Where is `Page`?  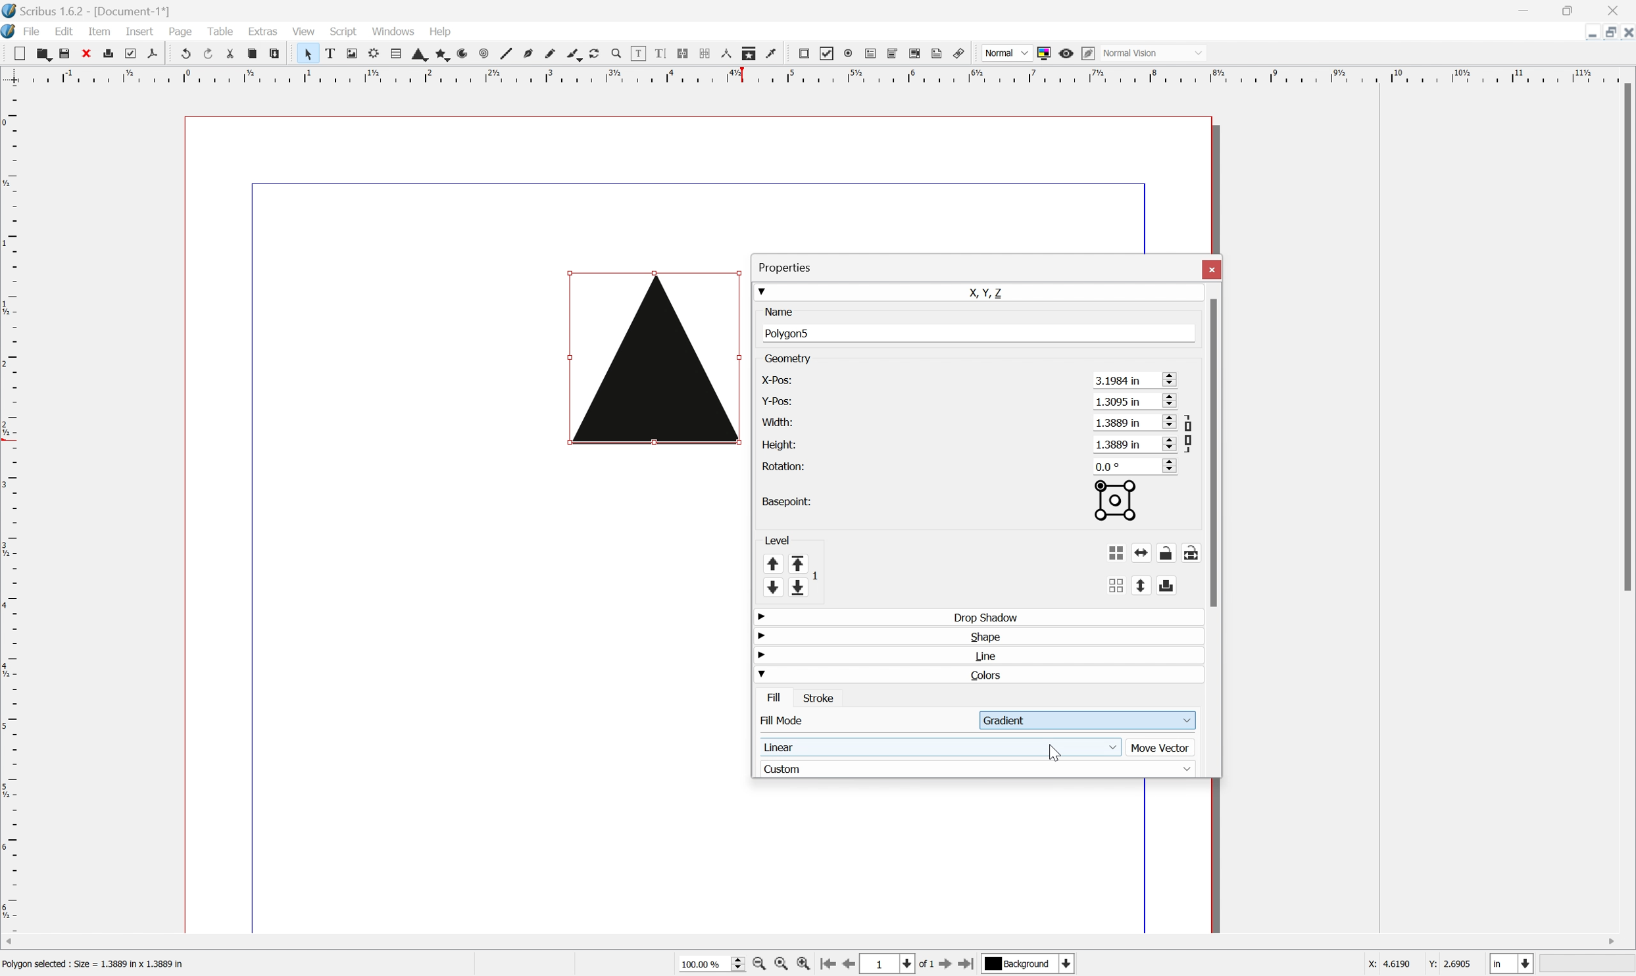
Page is located at coordinates (180, 32).